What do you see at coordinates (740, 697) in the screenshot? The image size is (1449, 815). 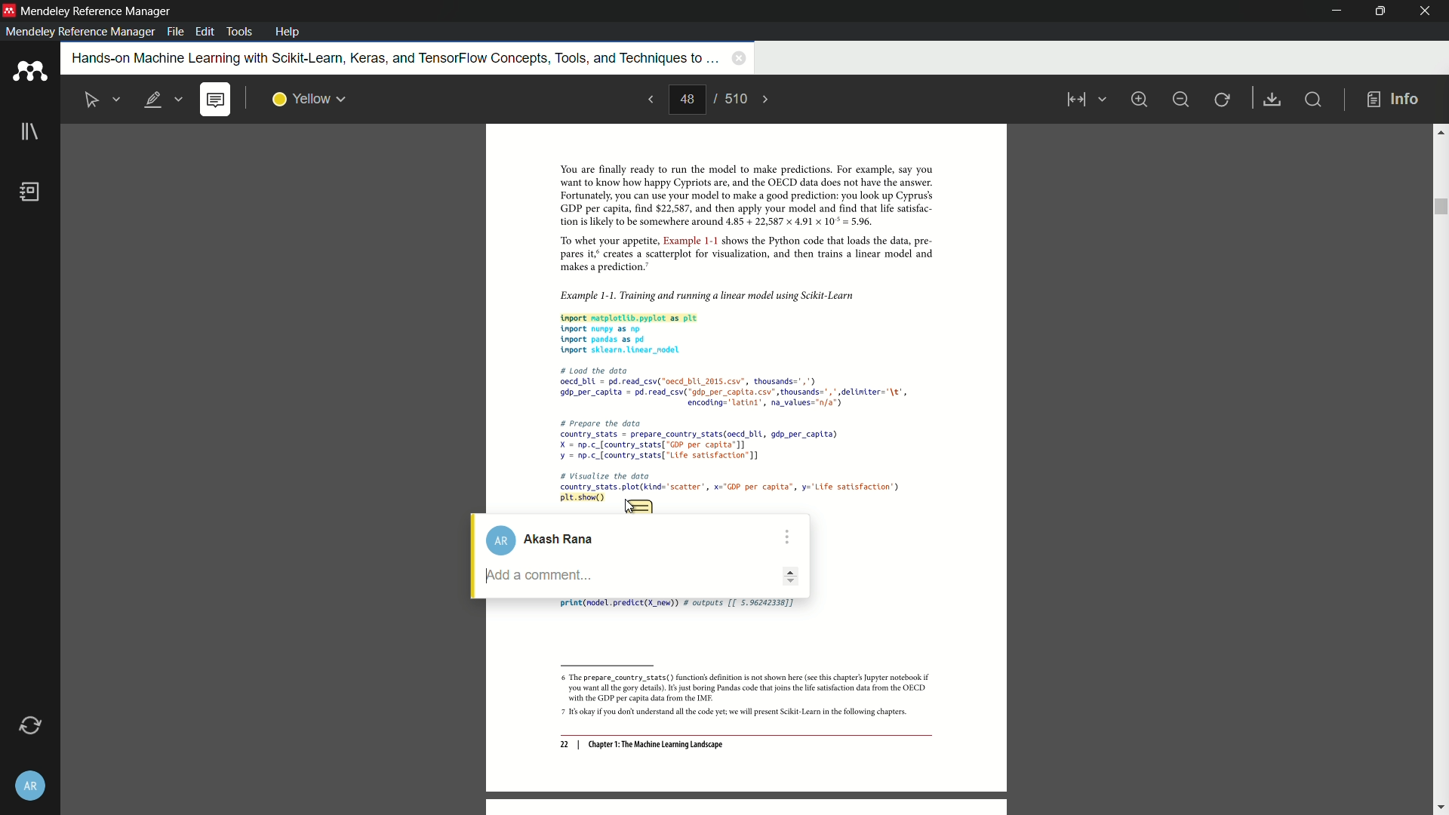 I see `6 The prepare_country_stats() function's definition is not shown here (see this chapter's Jupyter notebook if
‘you want al th gory details). 6s just boring Pandas code that joins th ie satisfaction data from the OECD
‘with the GDP per capita dta from the IMF:

7 1s okay you dont understand all the code yet we will present Scikit-Lear inthe following chapters.` at bounding box center [740, 697].